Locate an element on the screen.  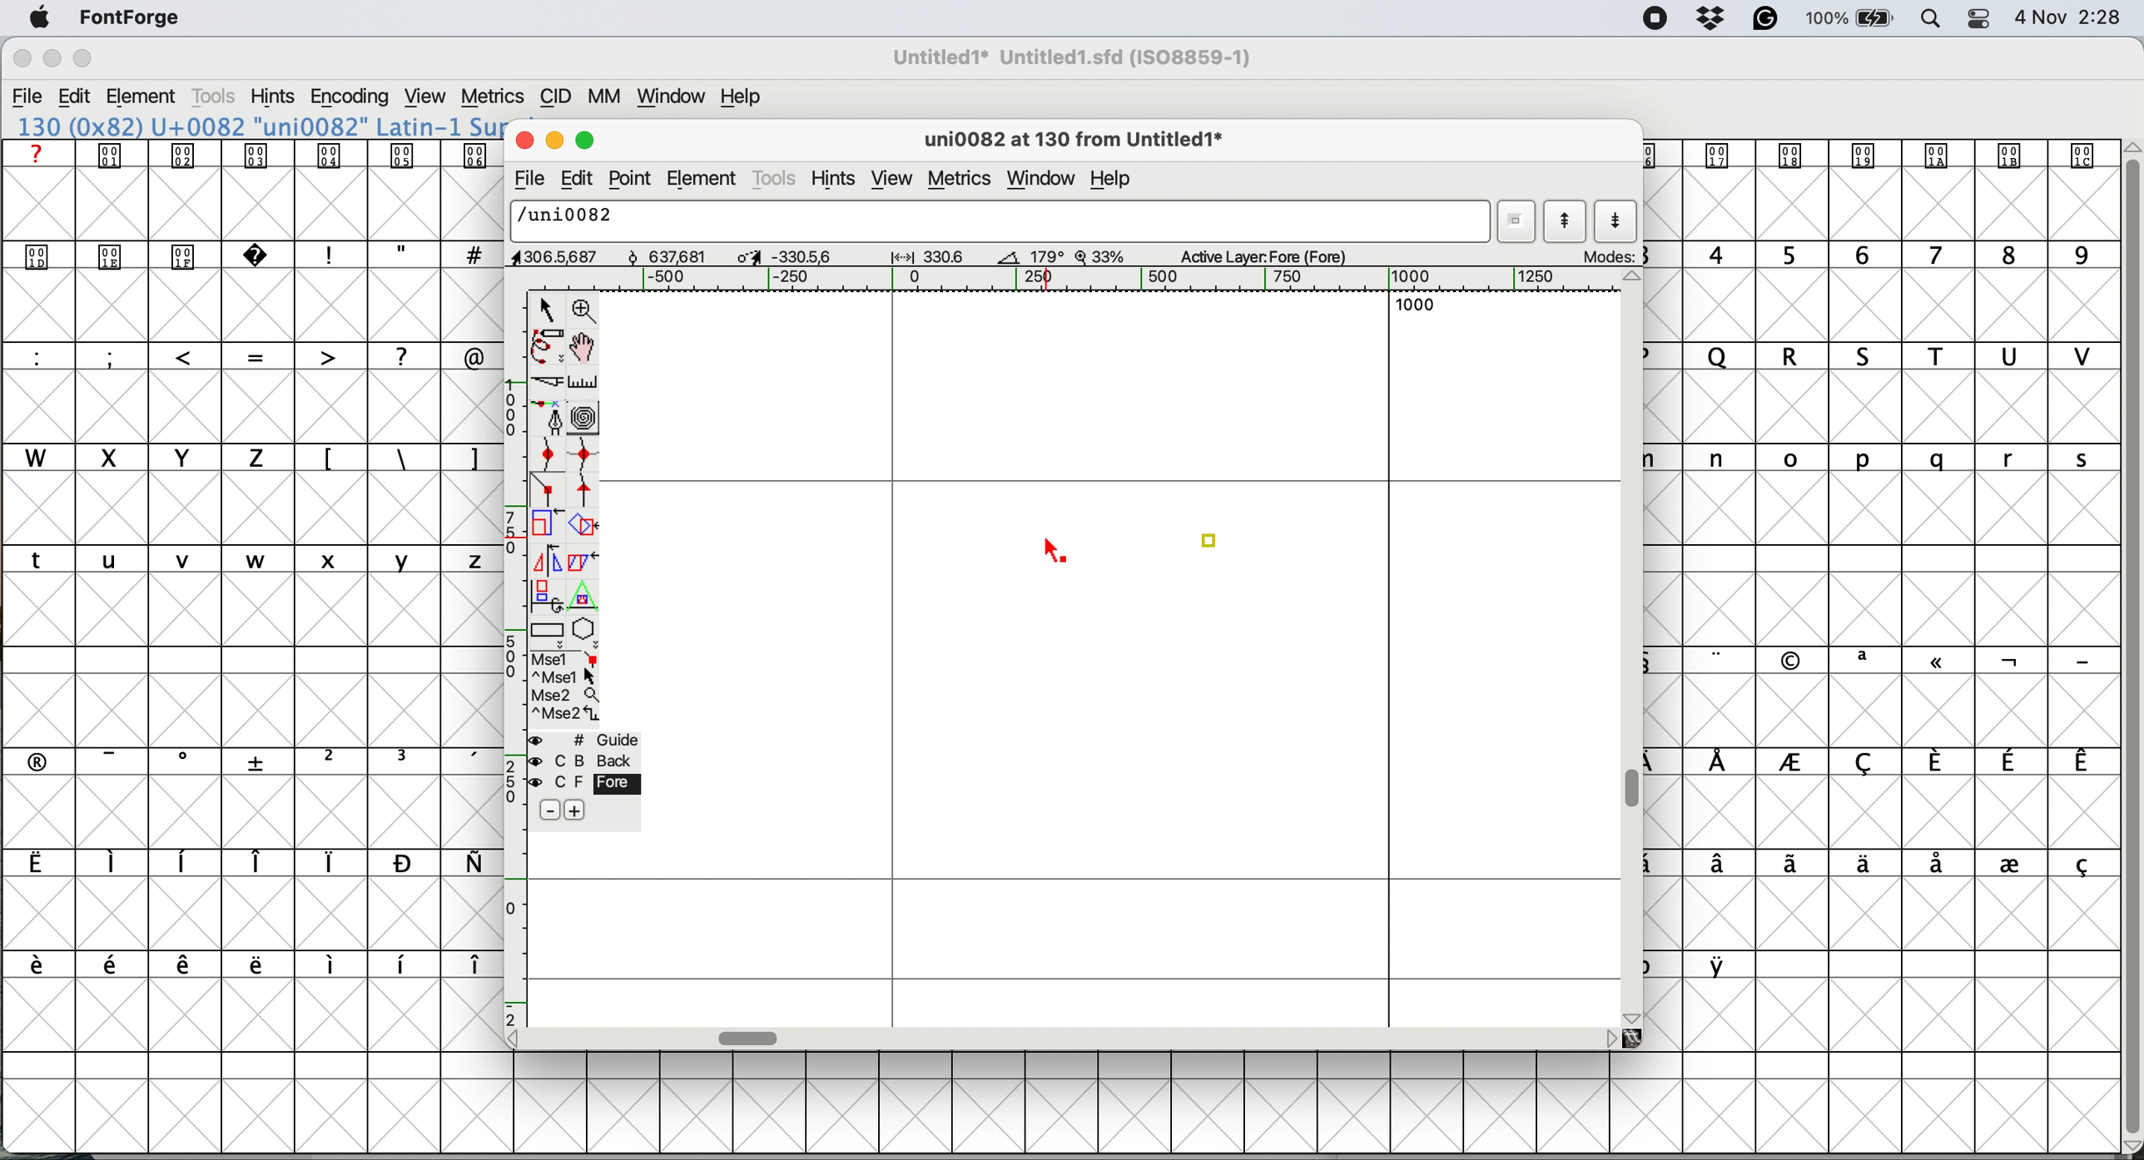
vertical scroll bar is located at coordinates (2129, 640).